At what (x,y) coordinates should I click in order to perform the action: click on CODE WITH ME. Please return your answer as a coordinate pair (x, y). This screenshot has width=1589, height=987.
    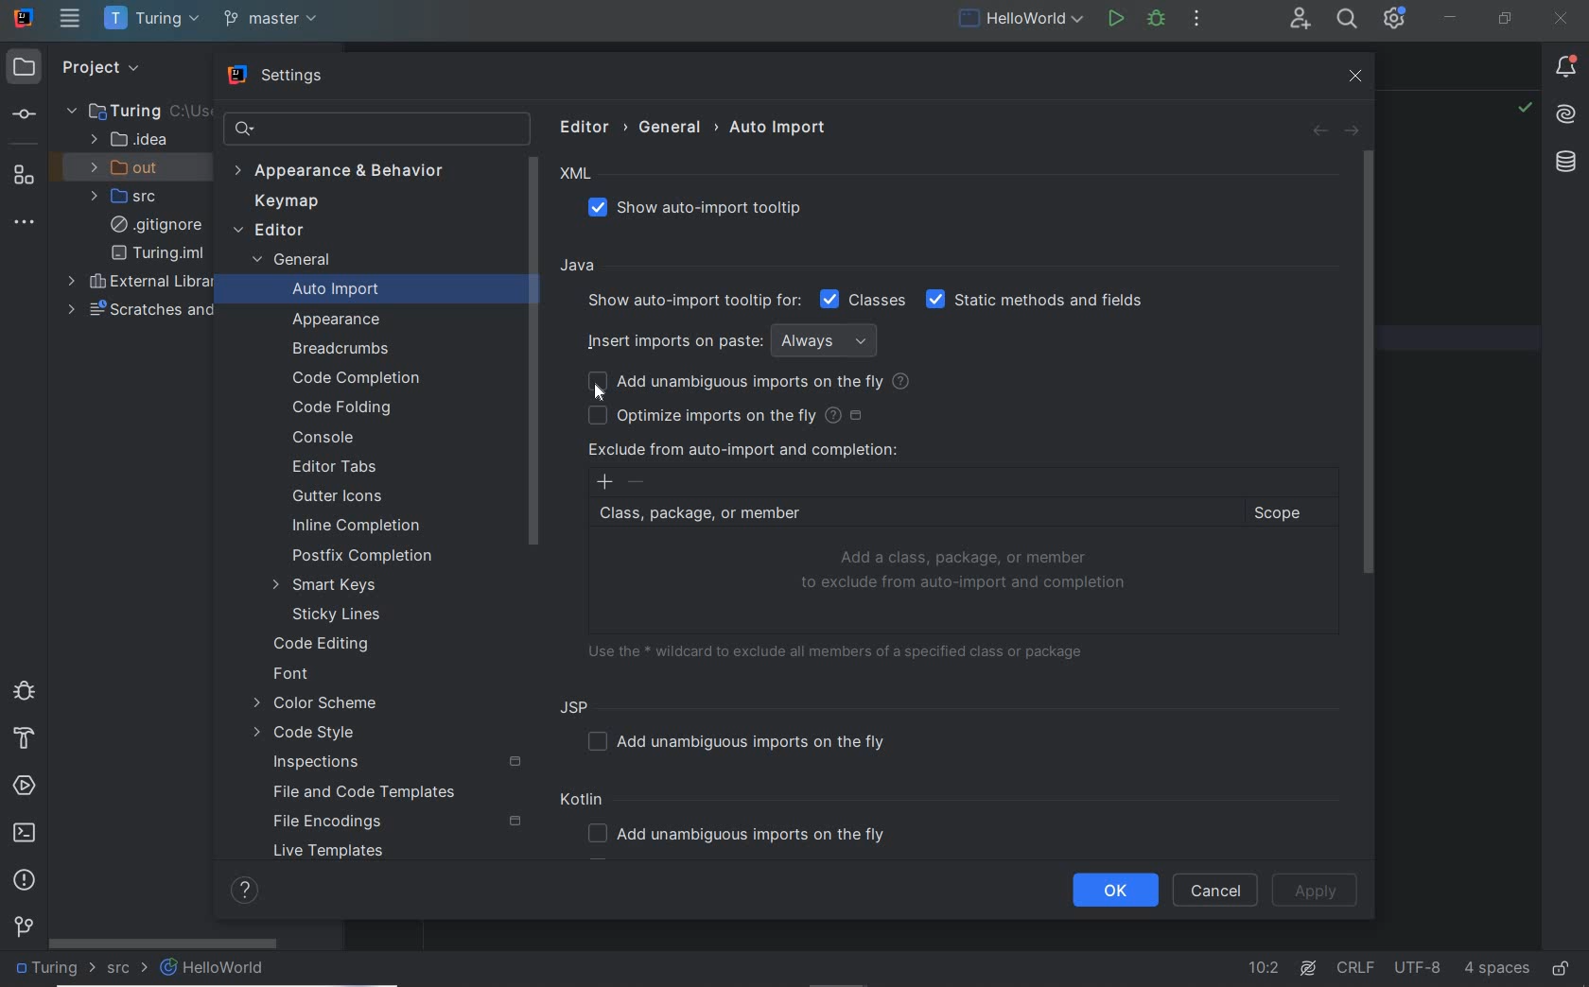
    Looking at the image, I should click on (1299, 20).